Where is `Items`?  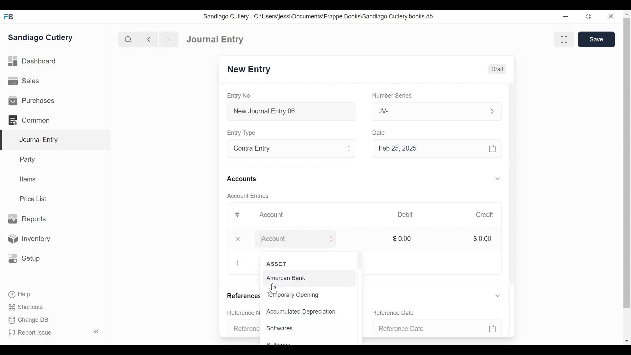
Items is located at coordinates (28, 179).